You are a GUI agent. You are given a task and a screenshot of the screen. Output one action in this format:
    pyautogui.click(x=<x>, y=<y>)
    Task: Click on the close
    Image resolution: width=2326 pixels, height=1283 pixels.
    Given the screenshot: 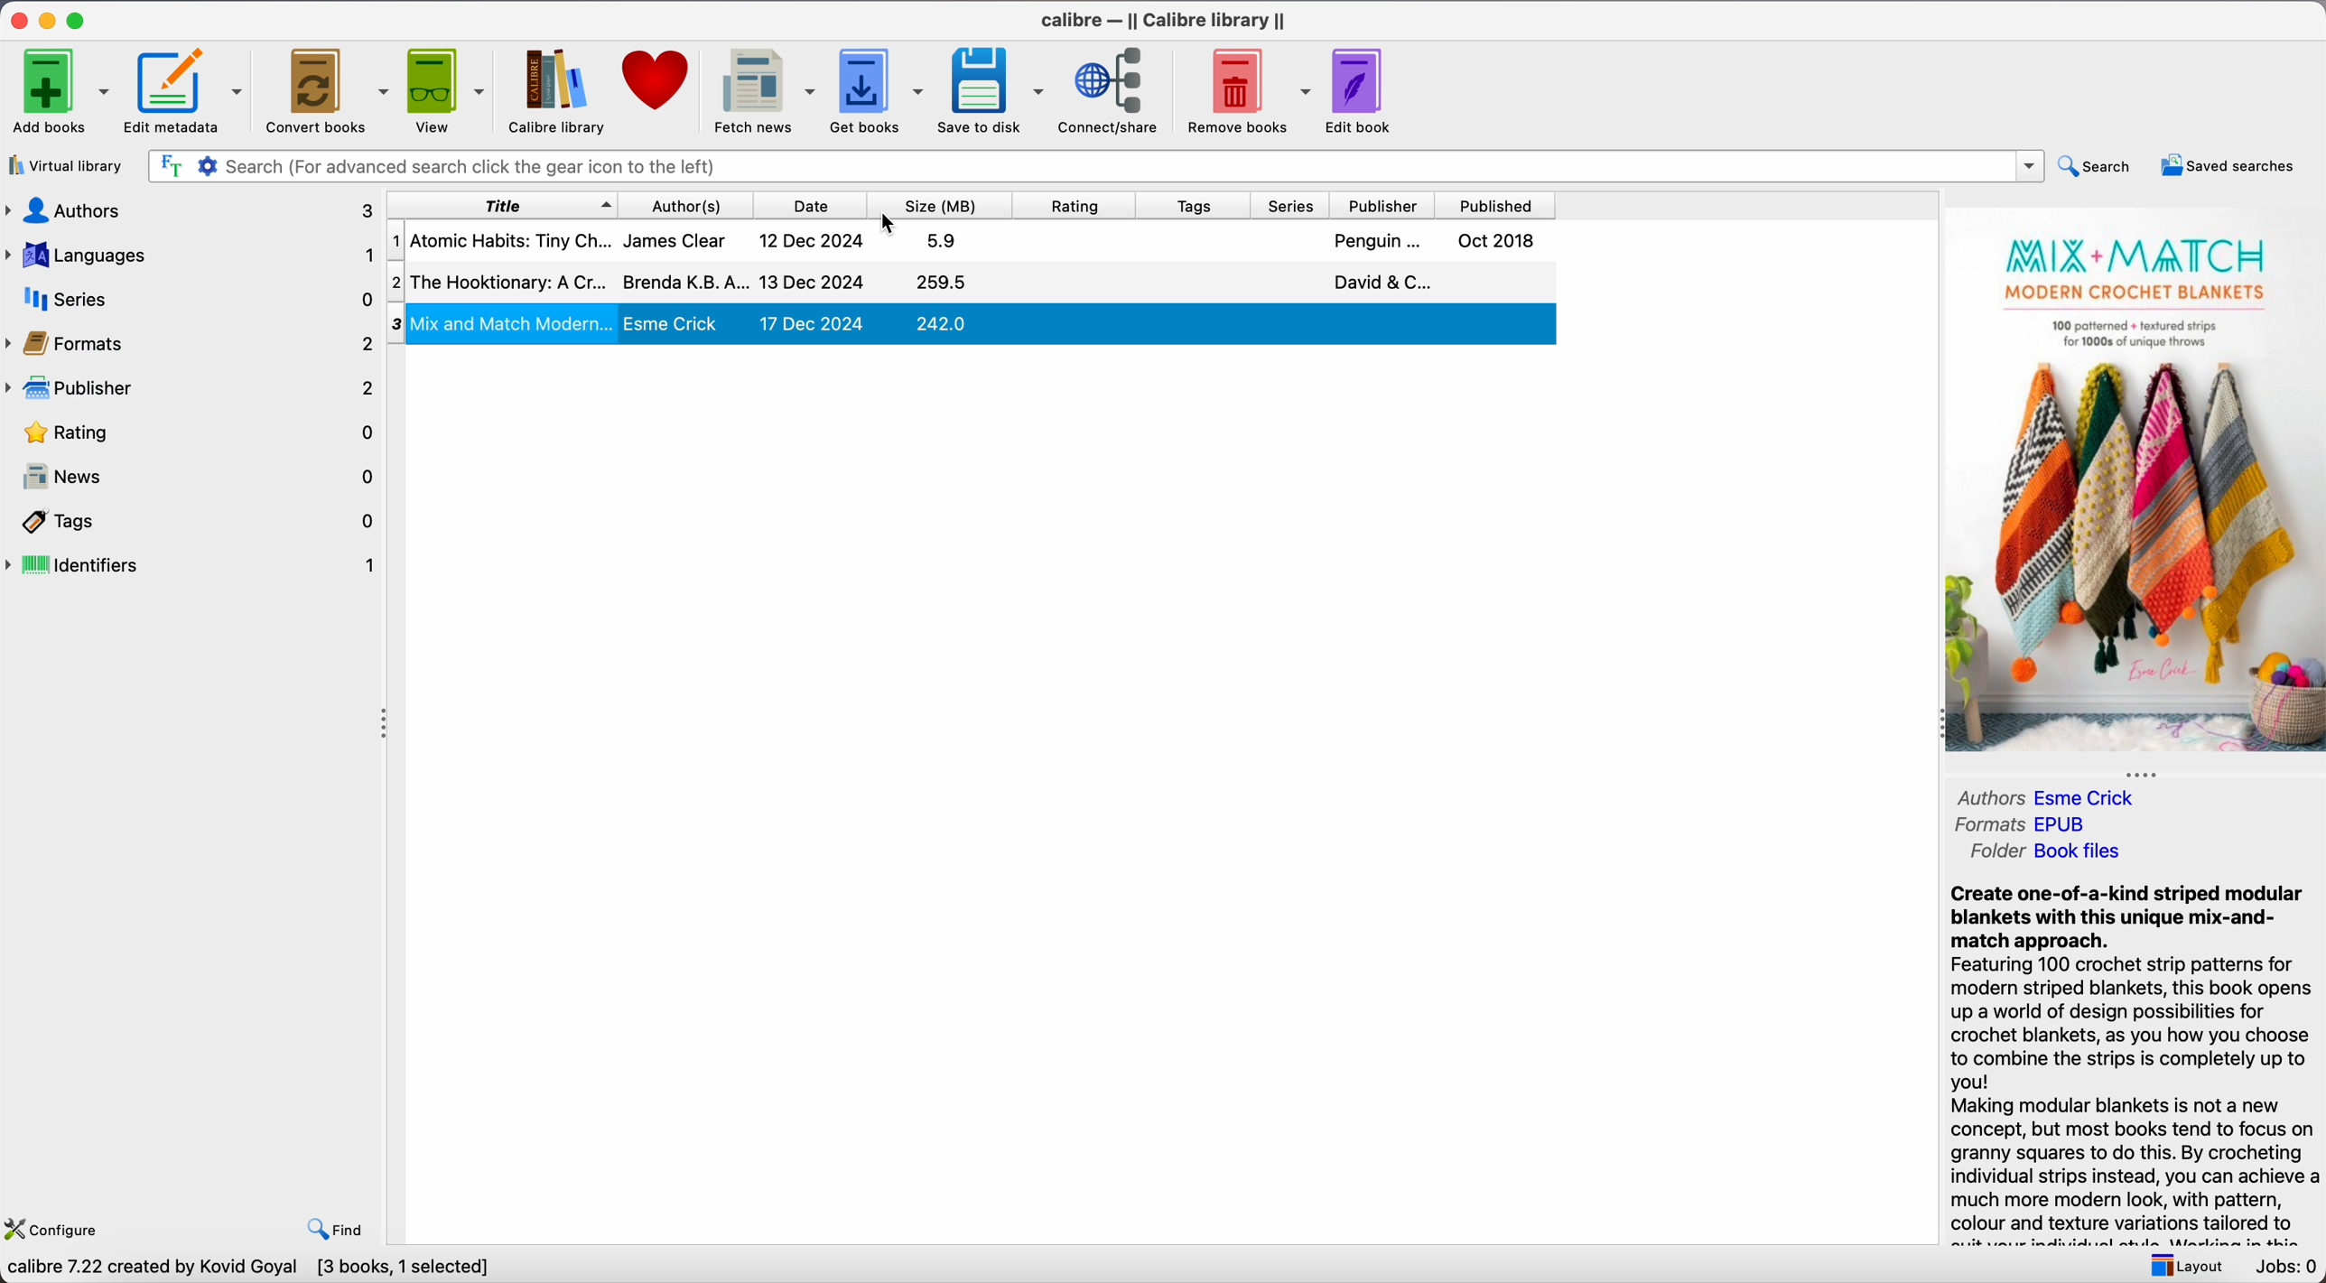 What is the action you would take?
    pyautogui.click(x=16, y=21)
    